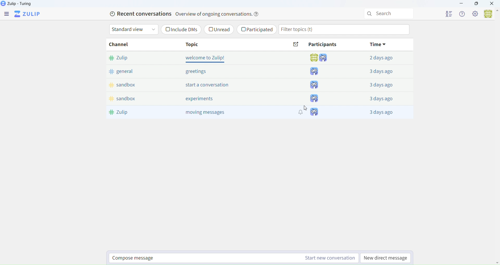  What do you see at coordinates (305, 109) in the screenshot?
I see `cursor` at bounding box center [305, 109].